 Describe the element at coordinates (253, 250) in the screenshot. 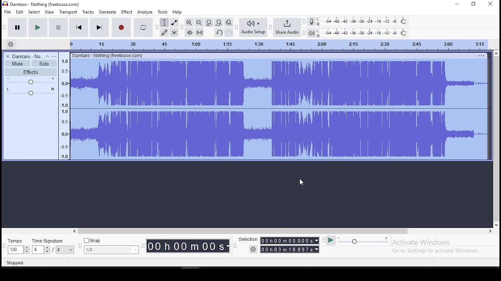

I see `settings` at that location.